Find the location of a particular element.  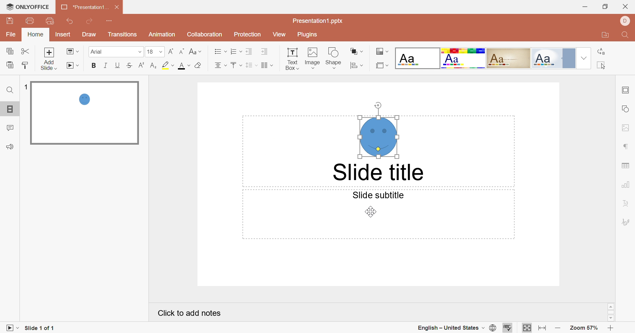

DELL is located at coordinates (624, 21).